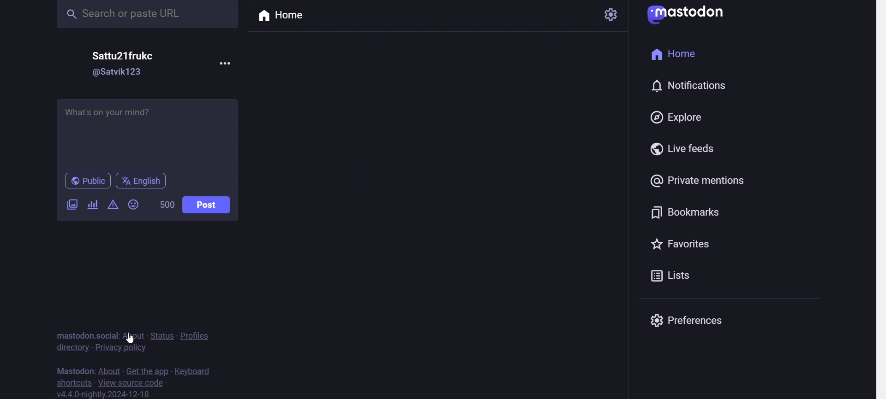 This screenshot has width=886, height=399. I want to click on home, so click(282, 16).